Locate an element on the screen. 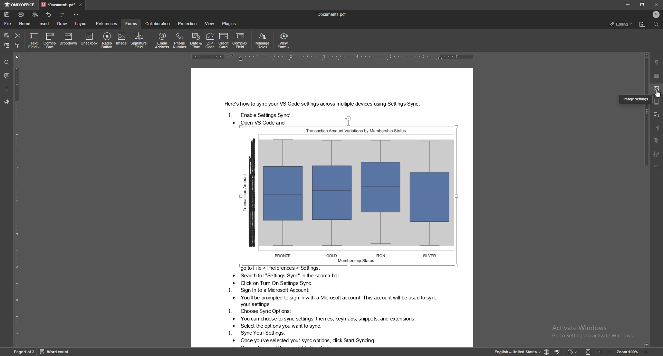 This screenshot has height=356, width=663. print is located at coordinates (21, 14).